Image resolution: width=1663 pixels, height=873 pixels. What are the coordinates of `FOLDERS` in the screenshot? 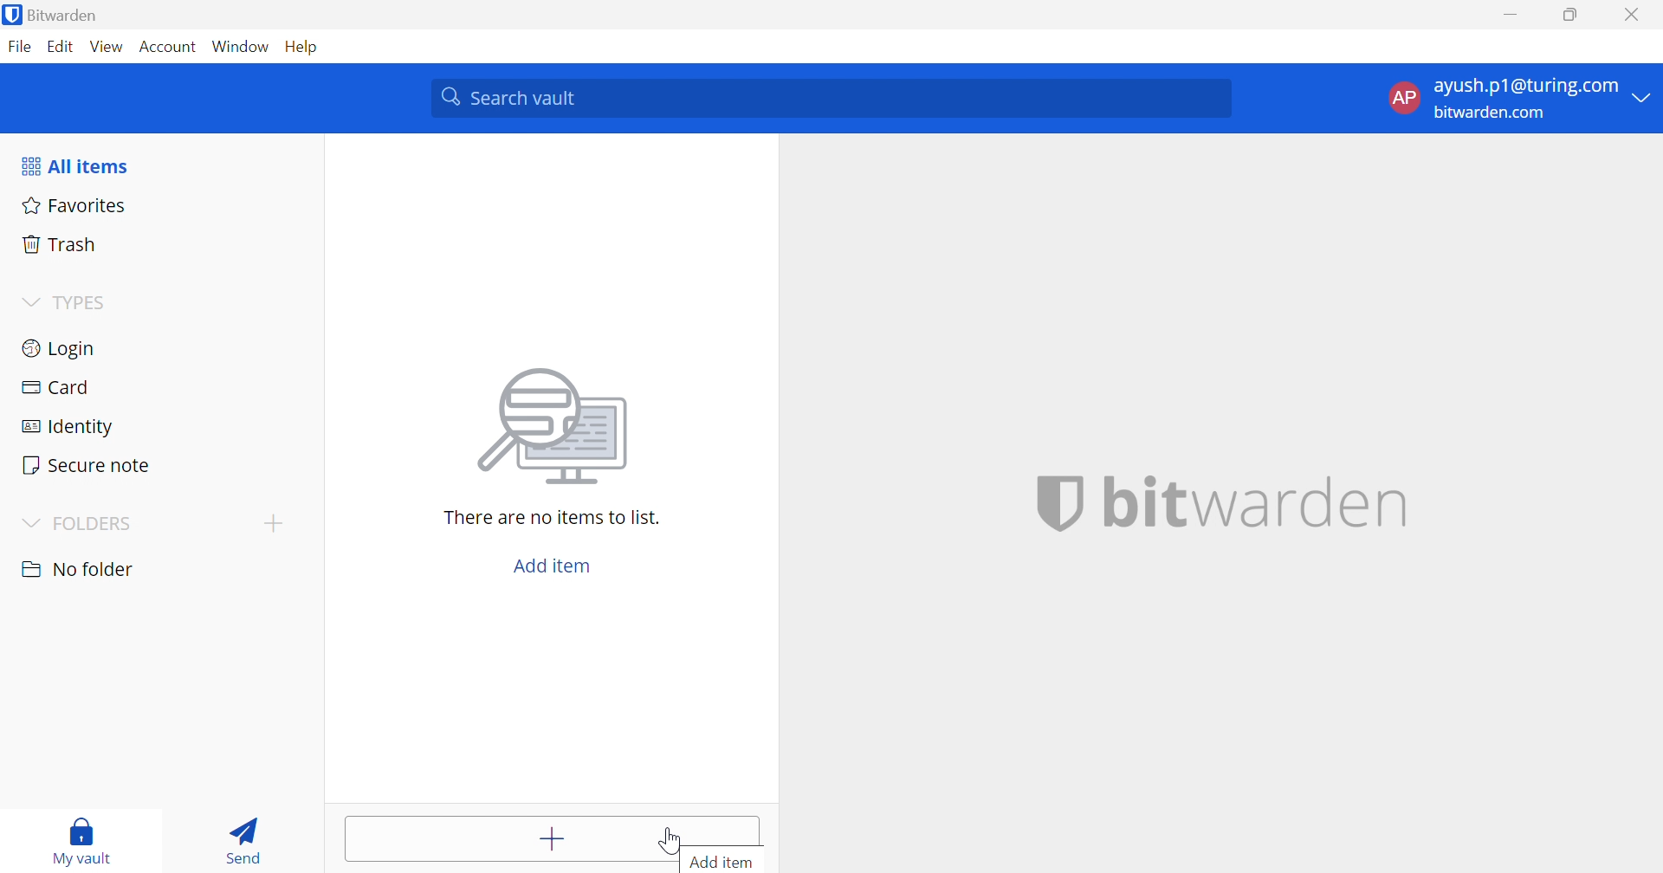 It's located at (95, 524).